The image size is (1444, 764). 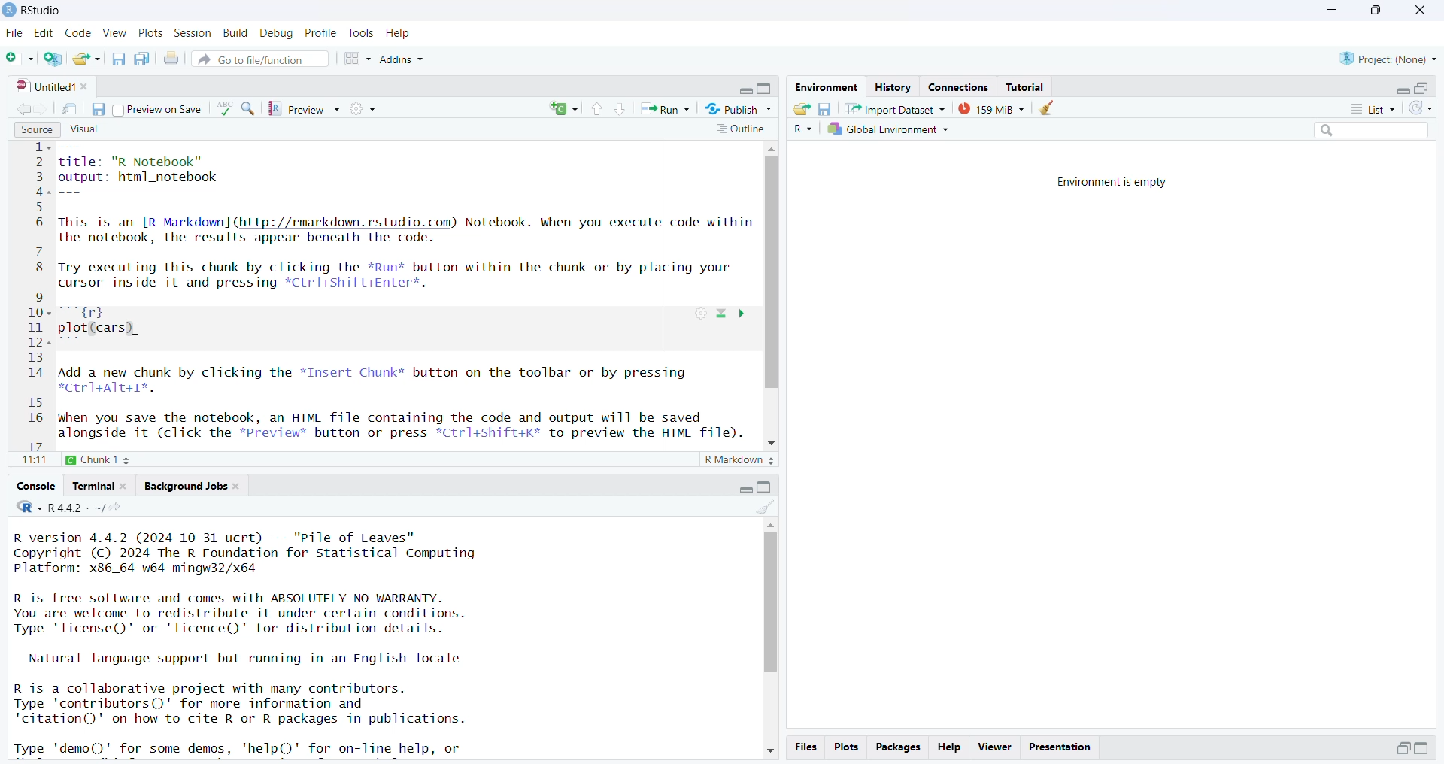 What do you see at coordinates (362, 33) in the screenshot?
I see `tools` at bounding box center [362, 33].